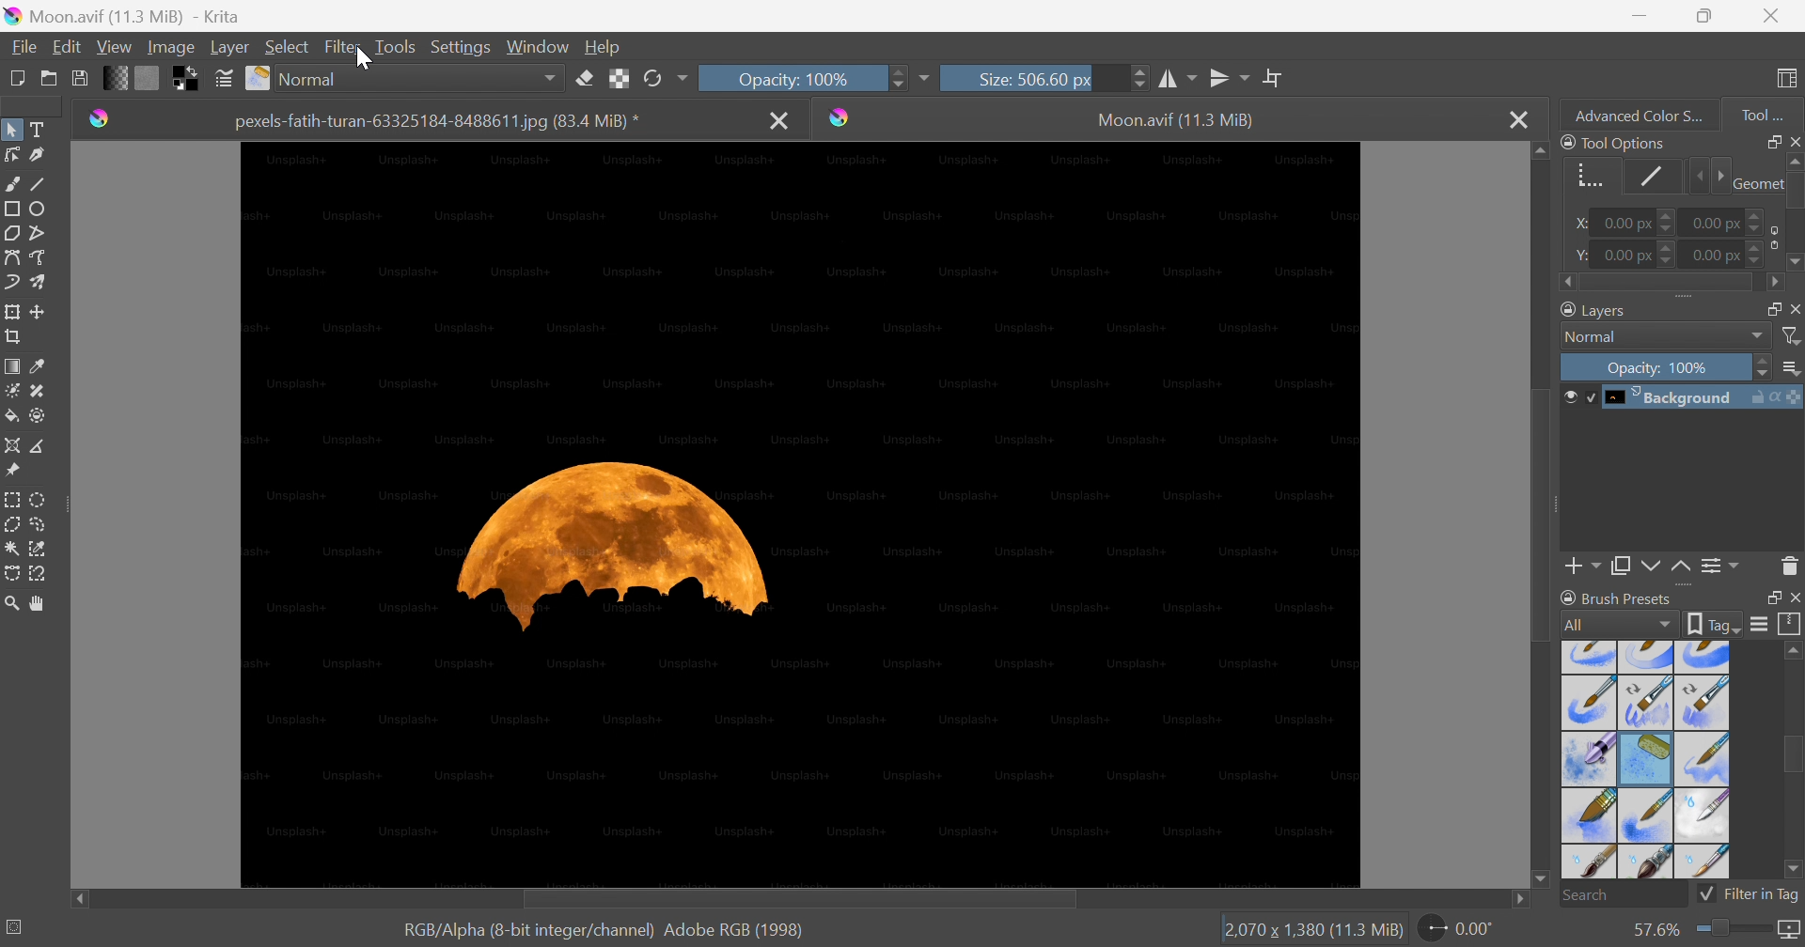  Describe the element at coordinates (1582, 224) in the screenshot. I see `x:` at that location.